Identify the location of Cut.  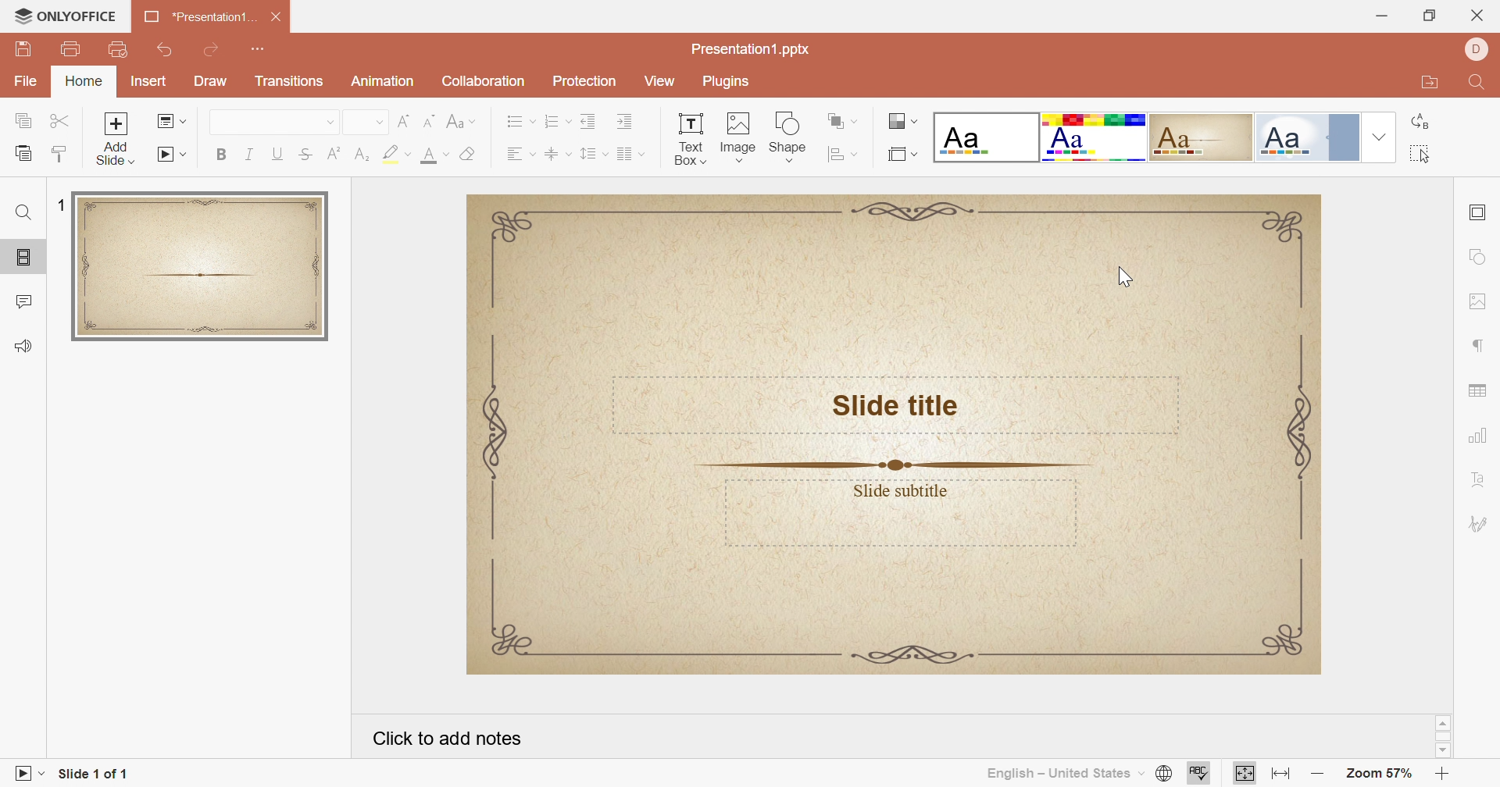
(63, 117).